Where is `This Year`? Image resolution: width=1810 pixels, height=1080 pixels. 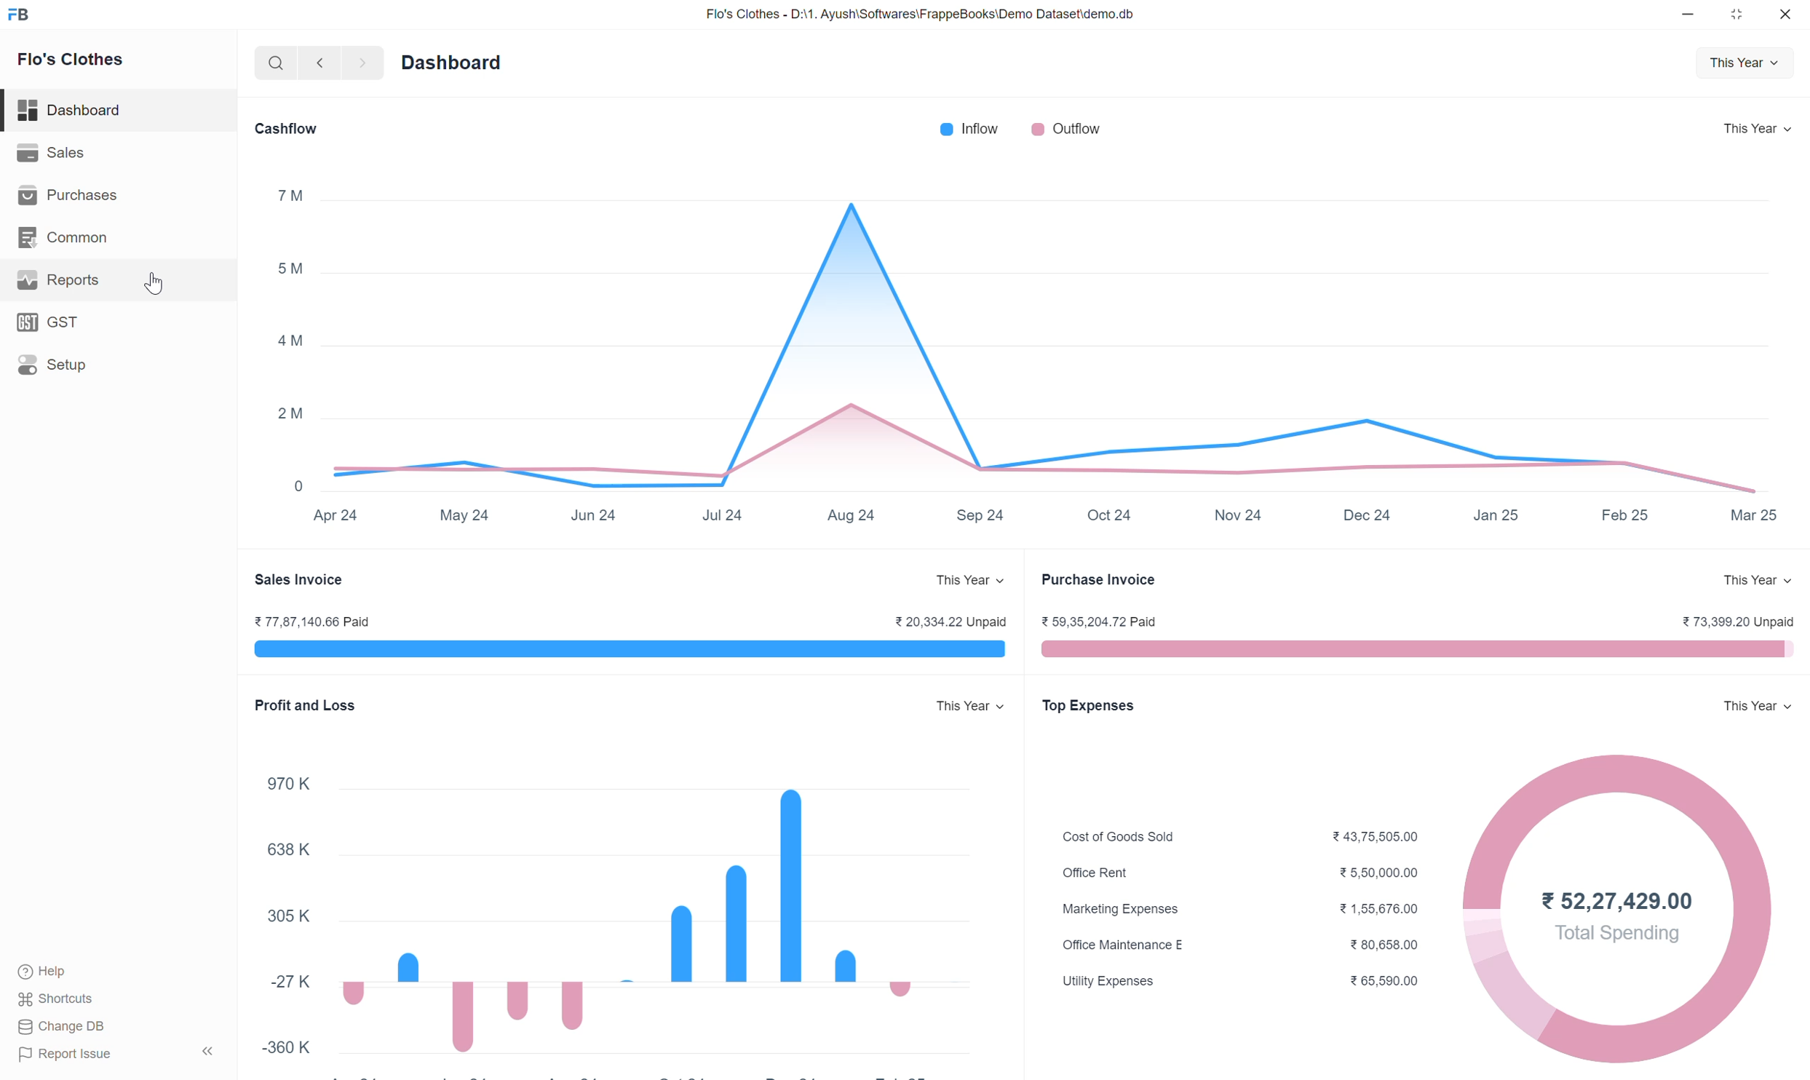 This Year is located at coordinates (1757, 127).